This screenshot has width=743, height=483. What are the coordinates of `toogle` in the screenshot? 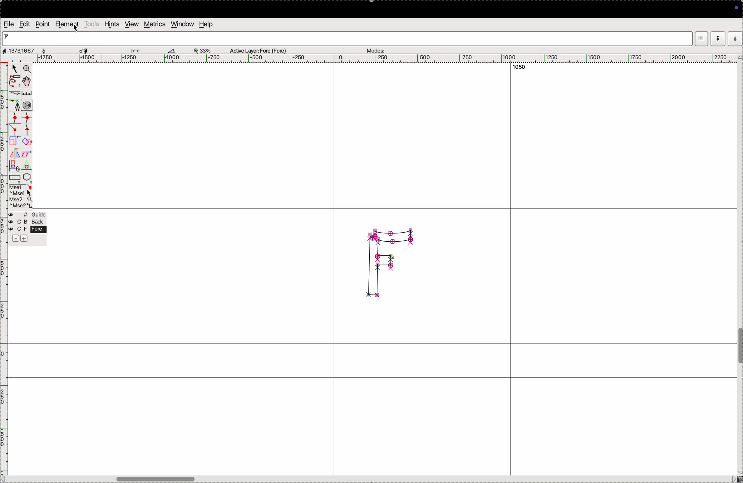 It's located at (169, 478).